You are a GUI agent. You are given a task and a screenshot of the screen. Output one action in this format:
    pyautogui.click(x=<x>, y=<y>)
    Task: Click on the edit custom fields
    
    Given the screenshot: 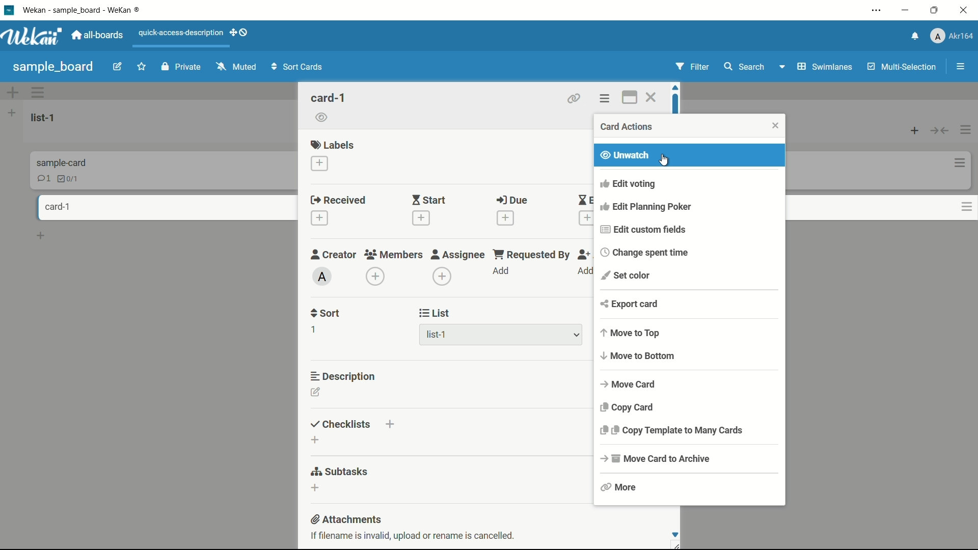 What is the action you would take?
    pyautogui.click(x=644, y=229)
    